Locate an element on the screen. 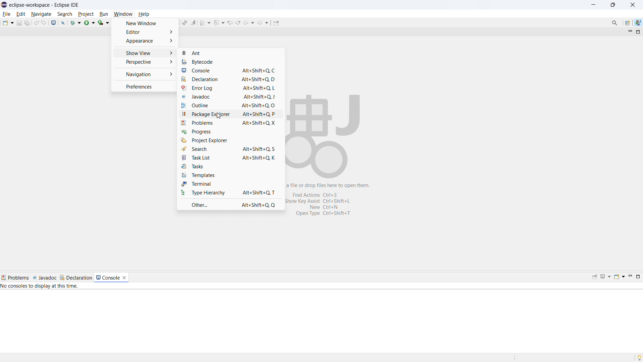 The image size is (643, 362). logo is located at coordinates (4, 5).